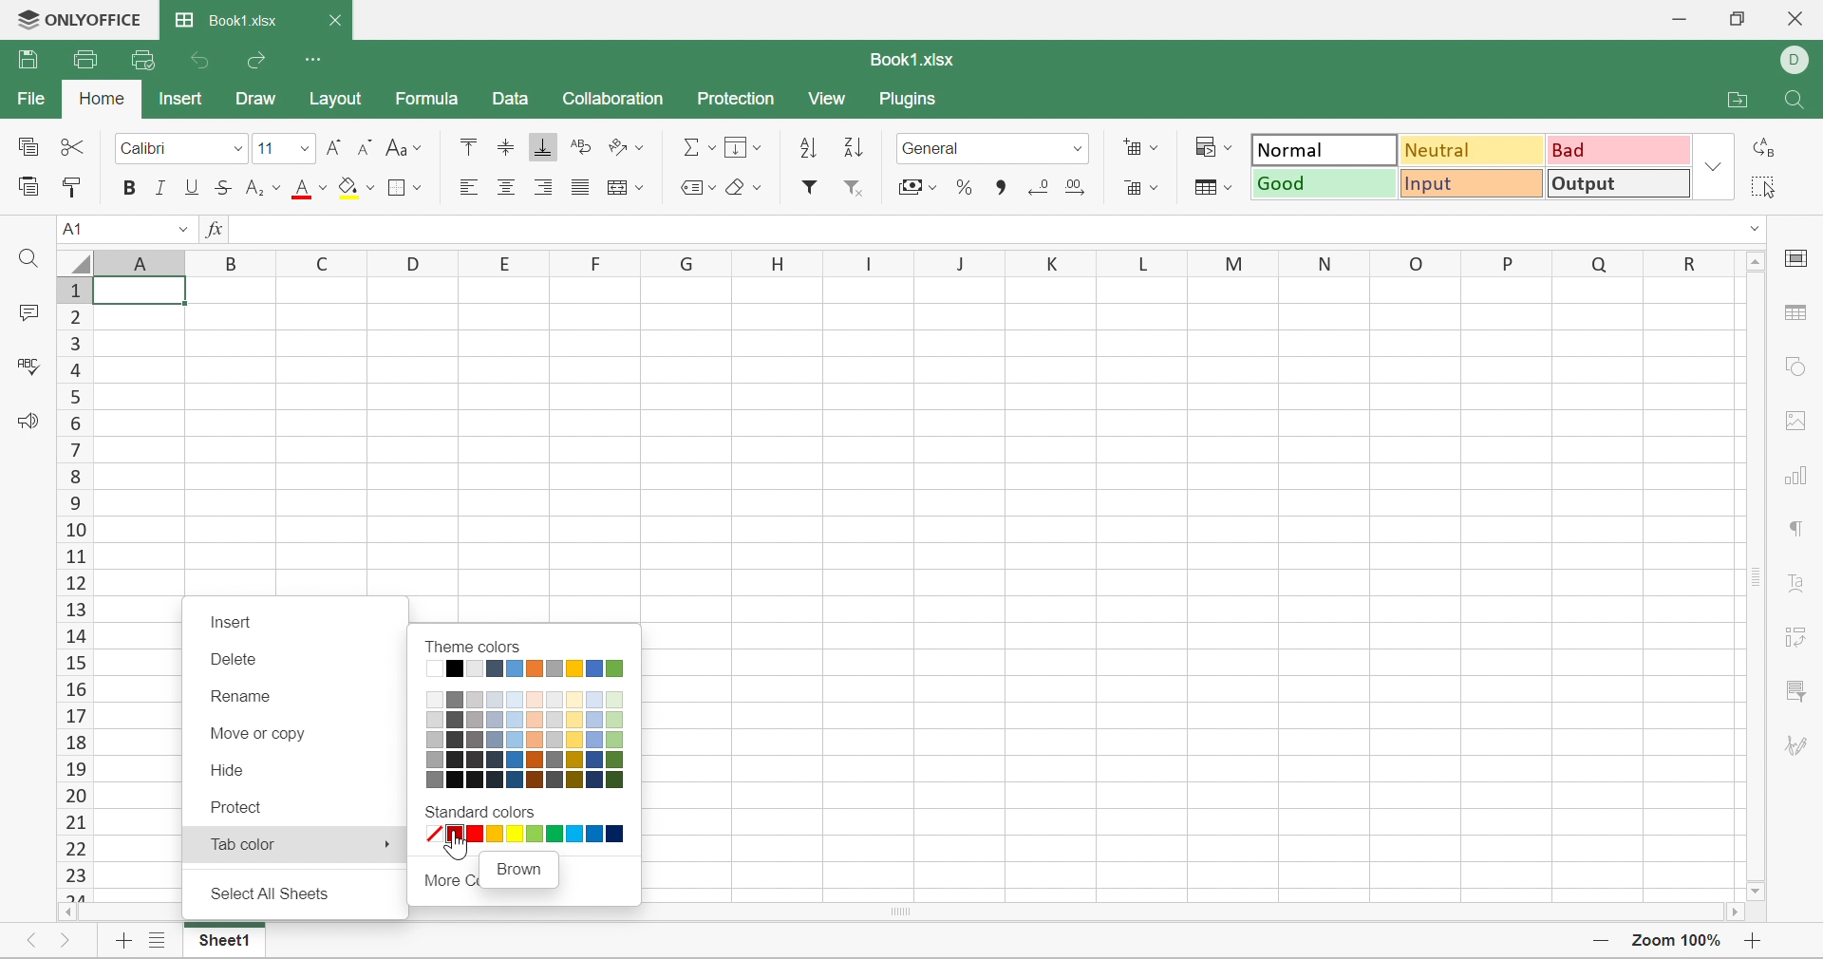 This screenshot has height=959, width=1823. Describe the element at coordinates (1212, 147) in the screenshot. I see `Conditional formatting` at that location.